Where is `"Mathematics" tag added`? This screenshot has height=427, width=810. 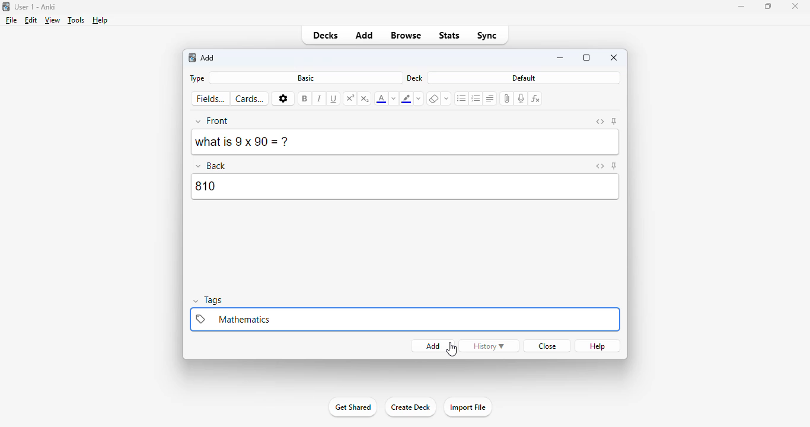 "Mathematics" tag added is located at coordinates (405, 320).